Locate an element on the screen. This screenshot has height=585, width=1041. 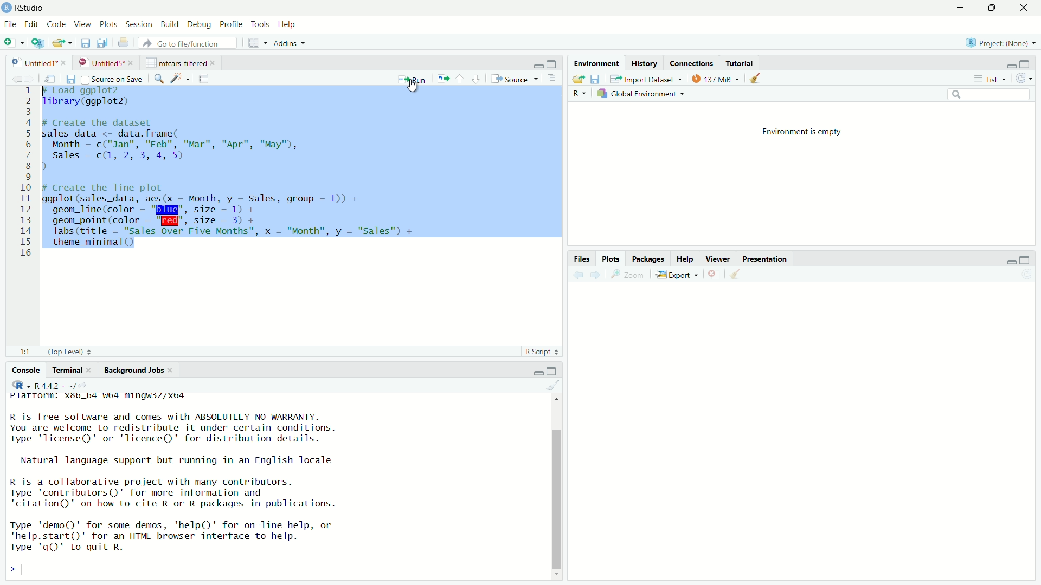
scroll bar is located at coordinates (556, 498).